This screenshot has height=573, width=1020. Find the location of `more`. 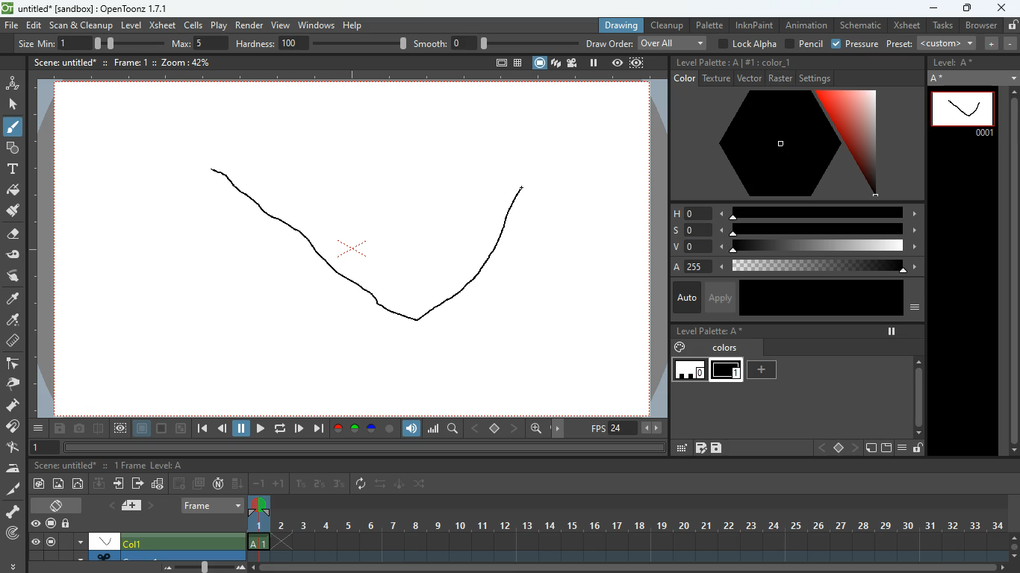

more is located at coordinates (15, 564).